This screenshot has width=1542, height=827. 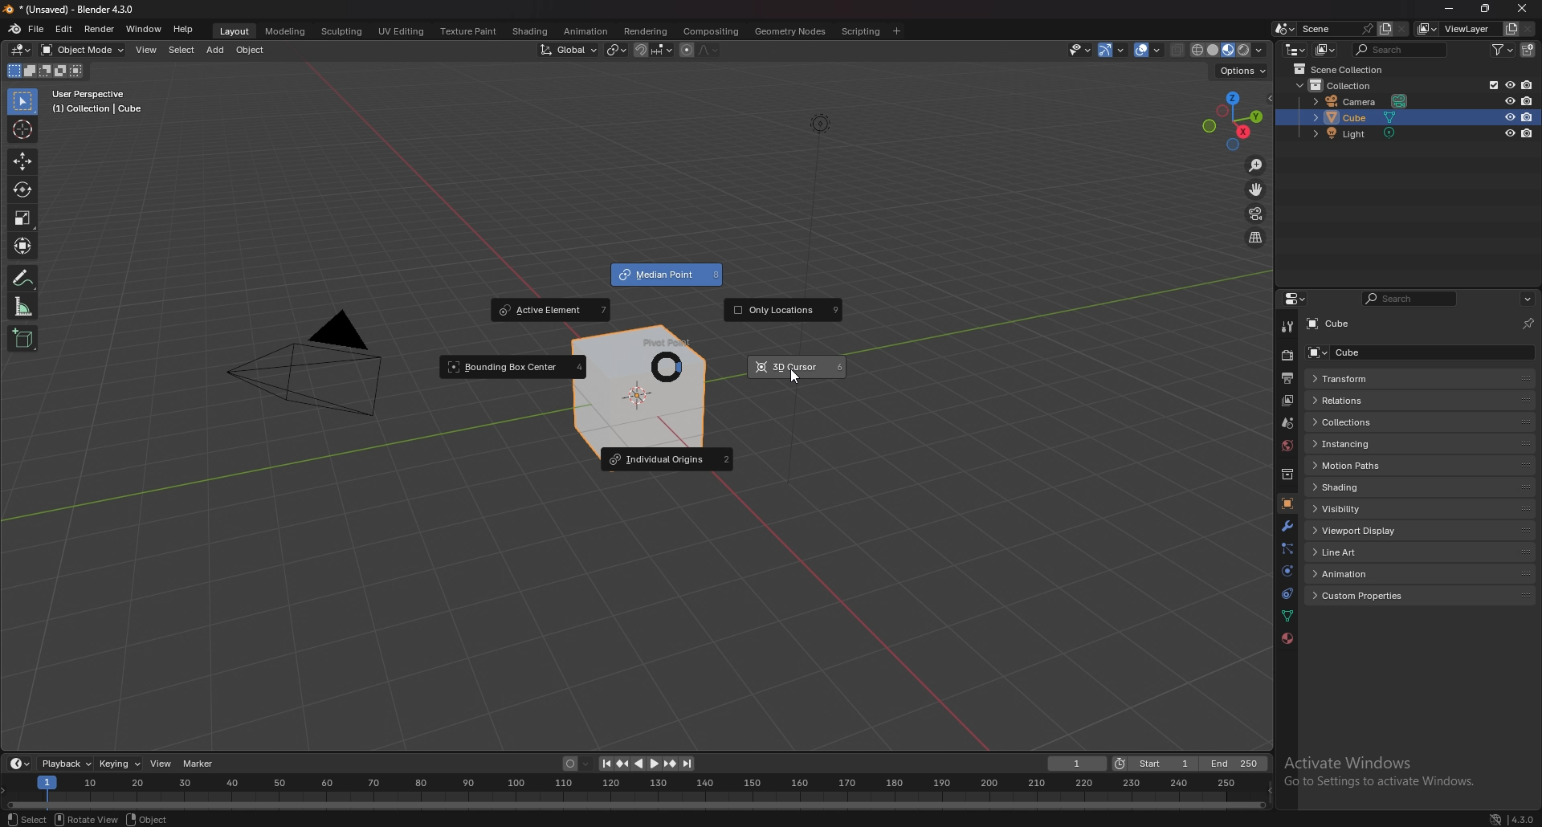 I want to click on hide in viewport, so click(x=1507, y=133).